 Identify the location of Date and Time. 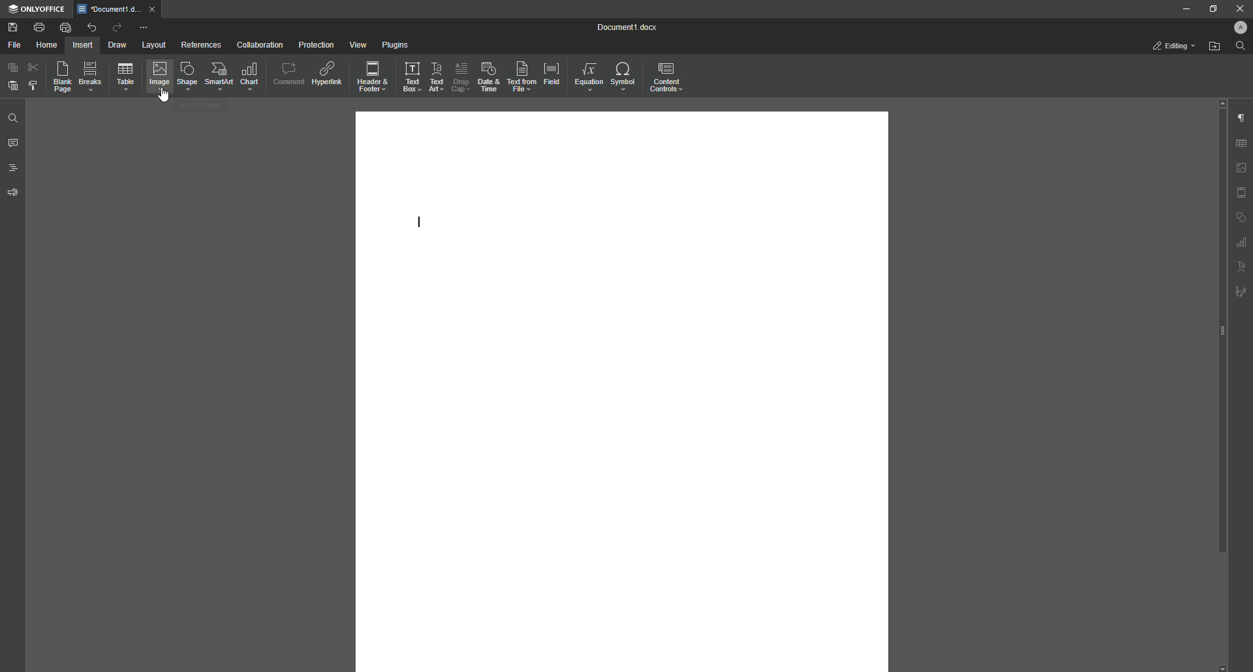
(487, 77).